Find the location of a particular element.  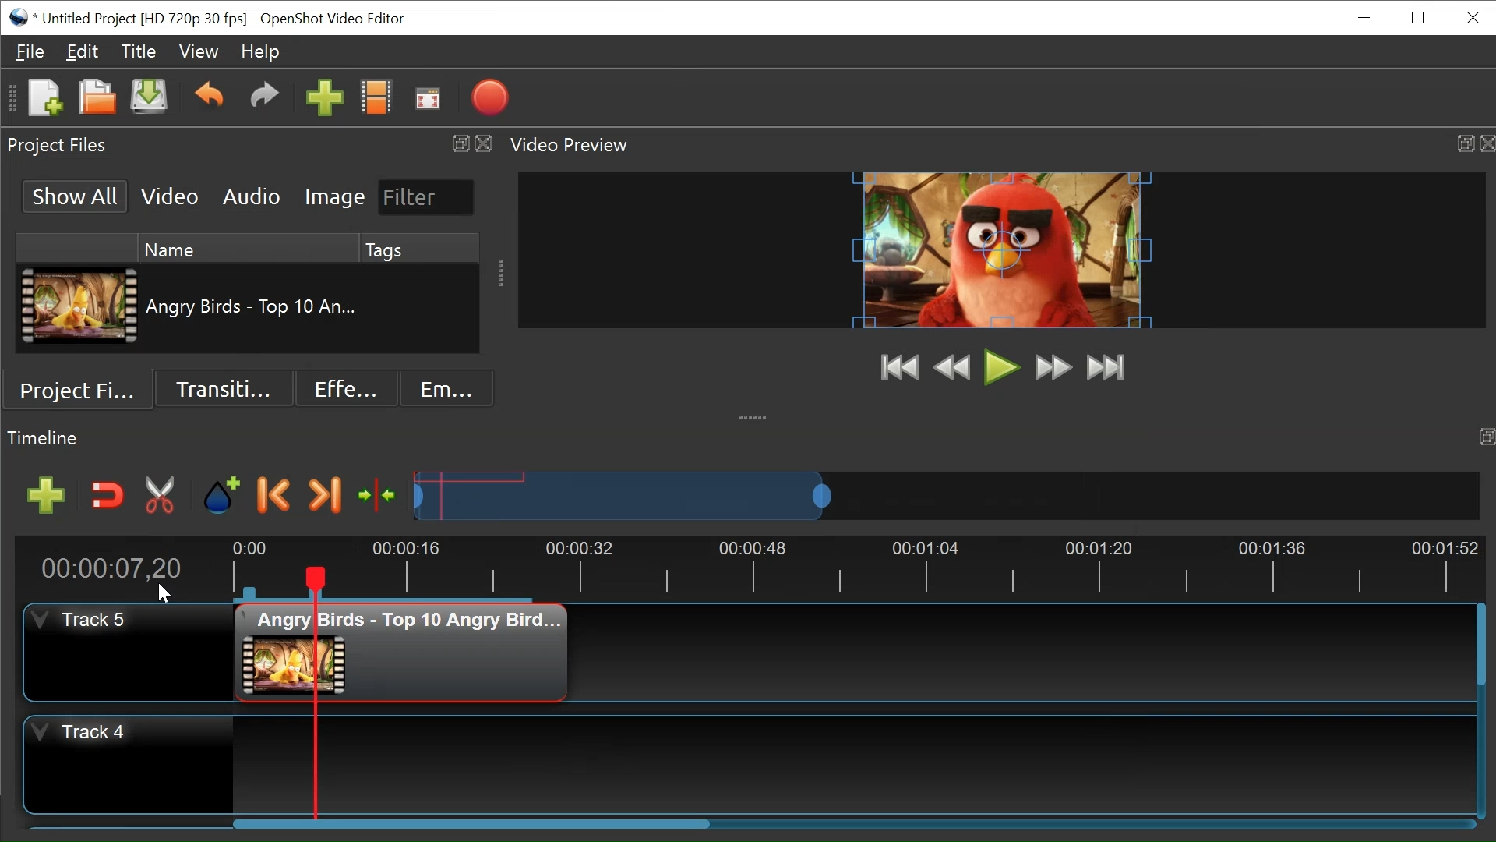

Clip is located at coordinates (77, 306).